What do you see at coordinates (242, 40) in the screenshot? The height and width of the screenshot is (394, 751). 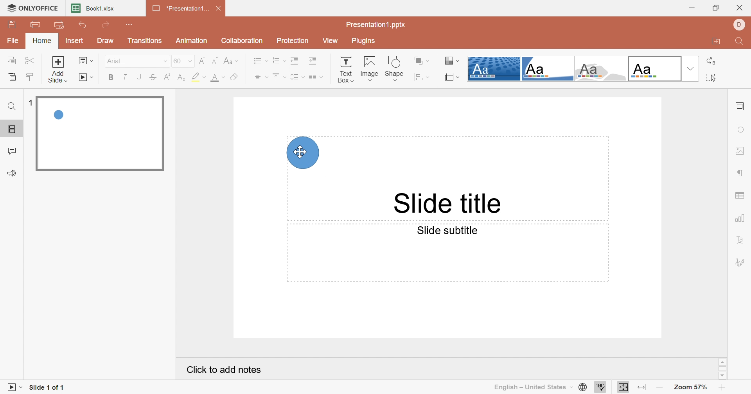 I see `Collaboration` at bounding box center [242, 40].